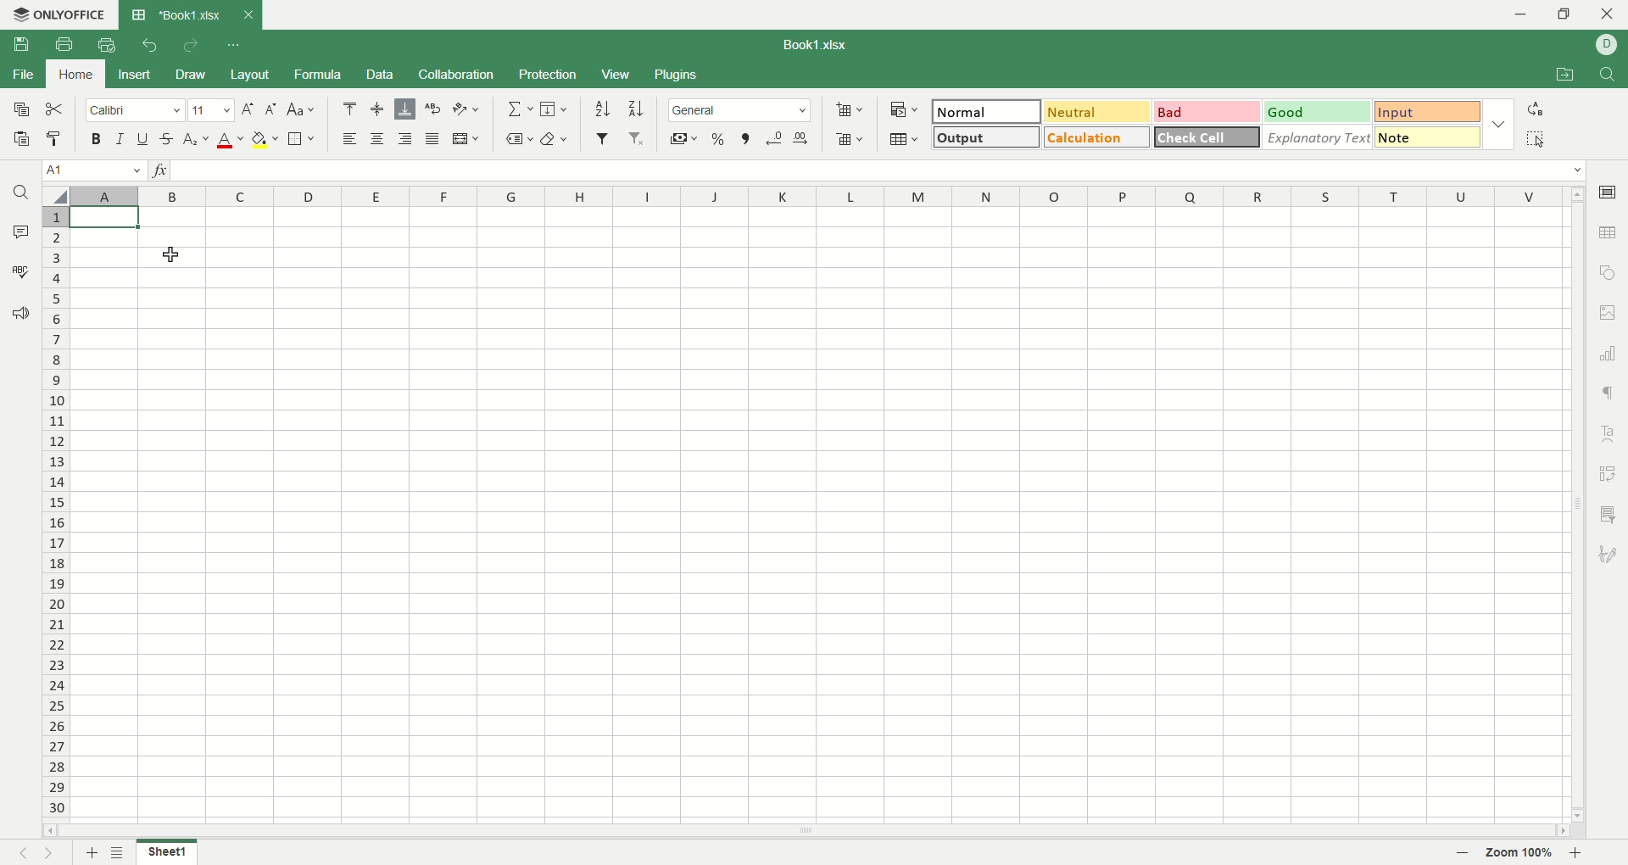 This screenshot has height=865, width=1628. What do you see at coordinates (1609, 313) in the screenshot?
I see `image settings` at bounding box center [1609, 313].